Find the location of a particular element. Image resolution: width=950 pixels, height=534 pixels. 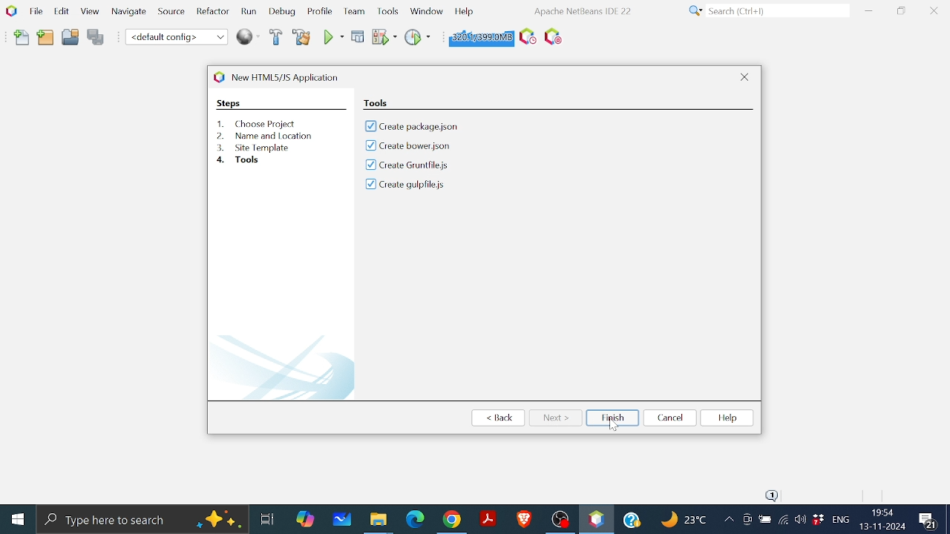

Click to force garbage collection is located at coordinates (479, 36).